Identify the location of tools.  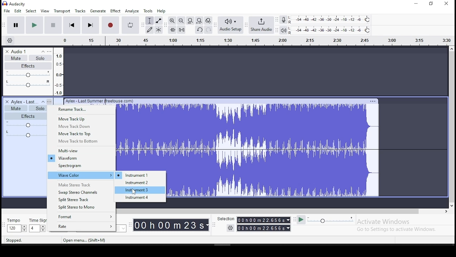
(148, 11).